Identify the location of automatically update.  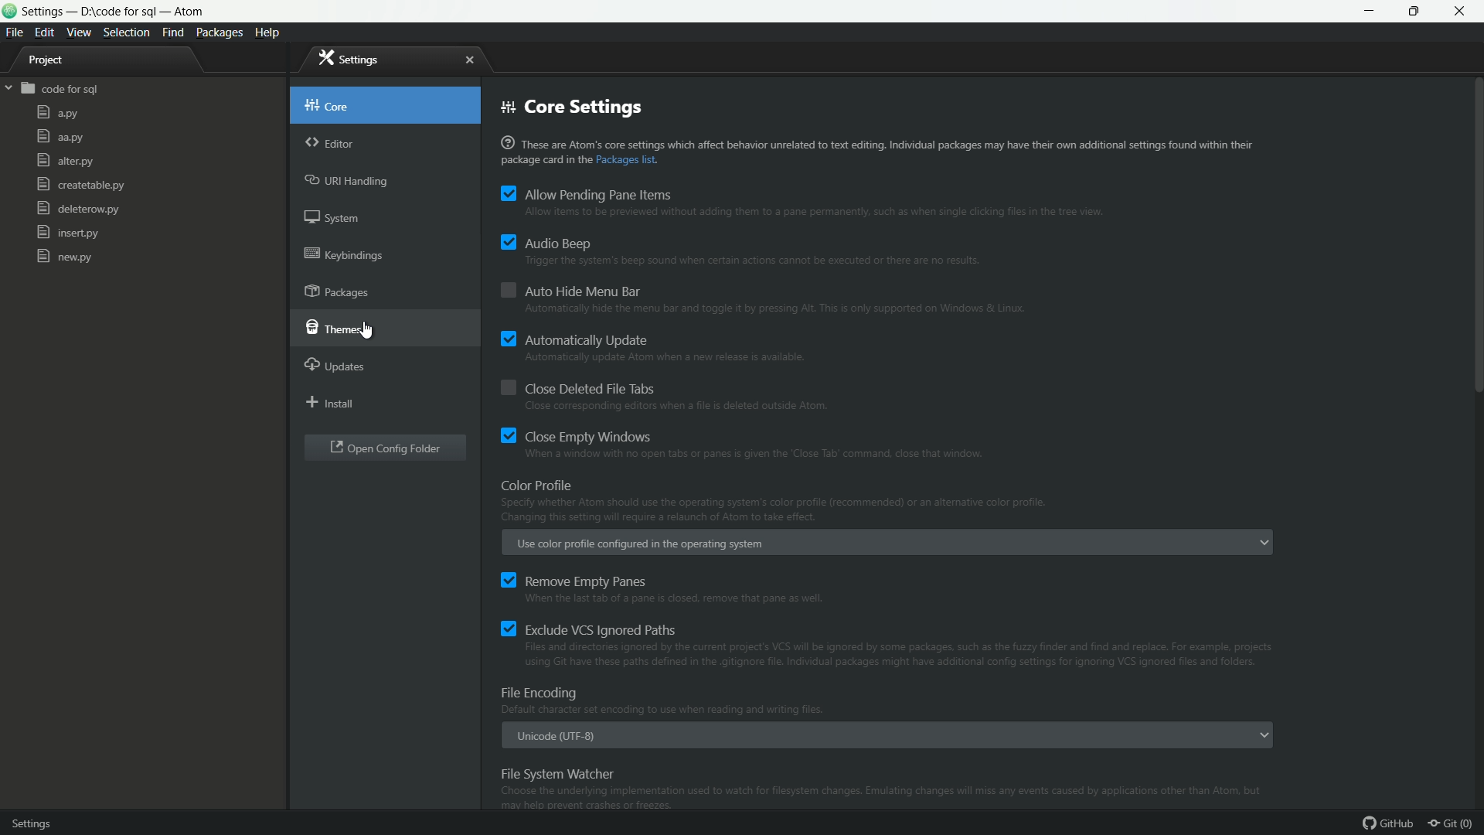
(574, 339).